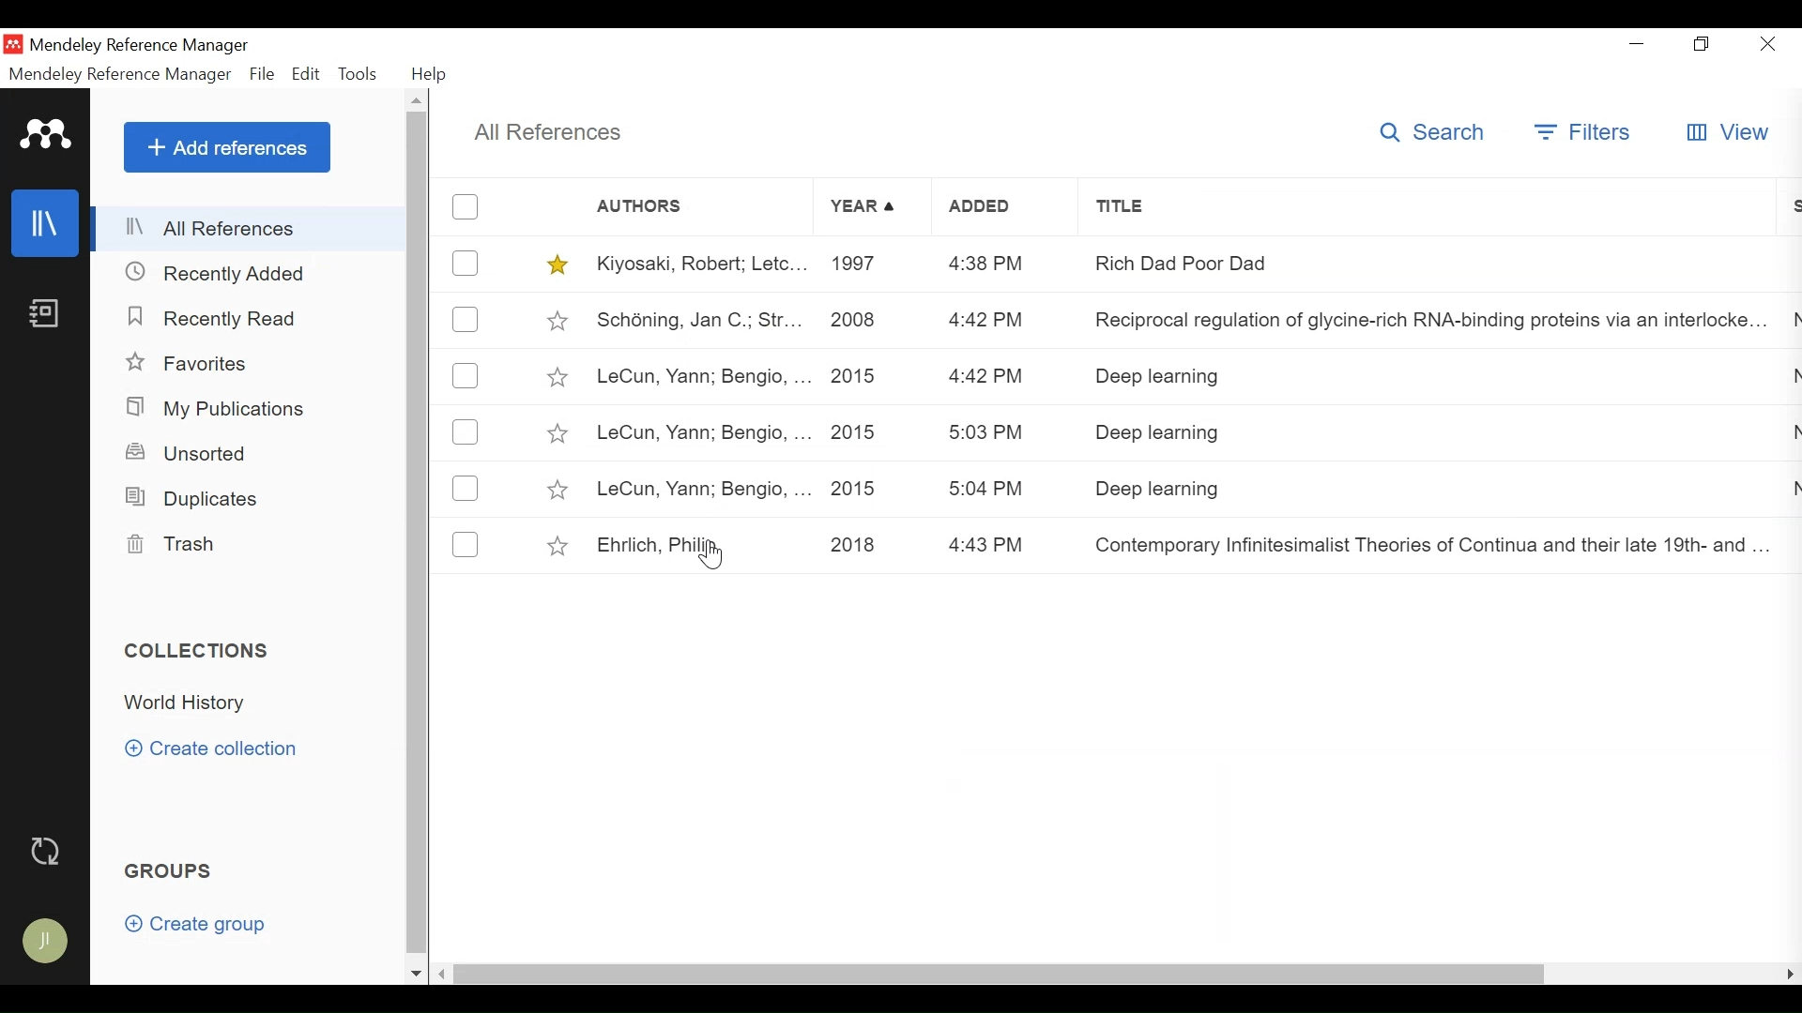  Describe the element at coordinates (215, 409) in the screenshot. I see `My Publications` at that location.